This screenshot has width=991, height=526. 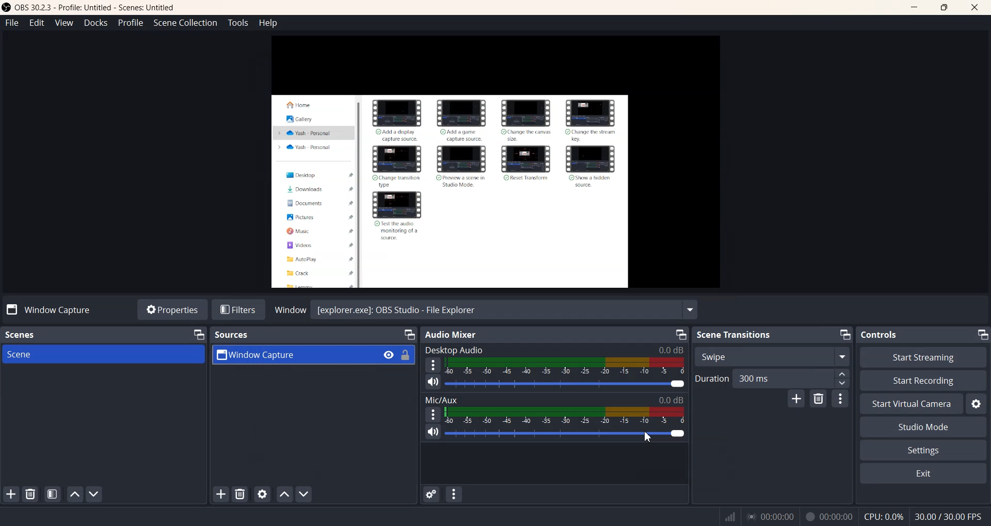 What do you see at coordinates (94, 494) in the screenshot?
I see `Move Scene Down` at bounding box center [94, 494].